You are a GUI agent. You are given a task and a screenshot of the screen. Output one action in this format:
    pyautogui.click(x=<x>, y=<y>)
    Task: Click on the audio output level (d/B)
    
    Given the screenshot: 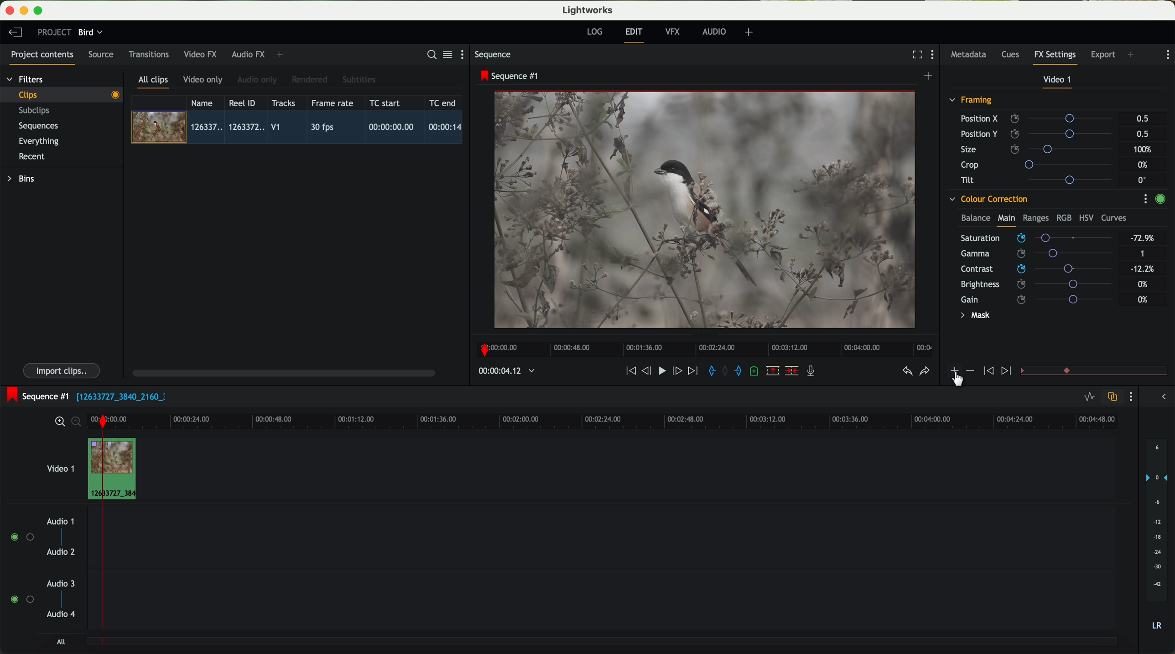 What is the action you would take?
    pyautogui.click(x=1157, y=537)
    